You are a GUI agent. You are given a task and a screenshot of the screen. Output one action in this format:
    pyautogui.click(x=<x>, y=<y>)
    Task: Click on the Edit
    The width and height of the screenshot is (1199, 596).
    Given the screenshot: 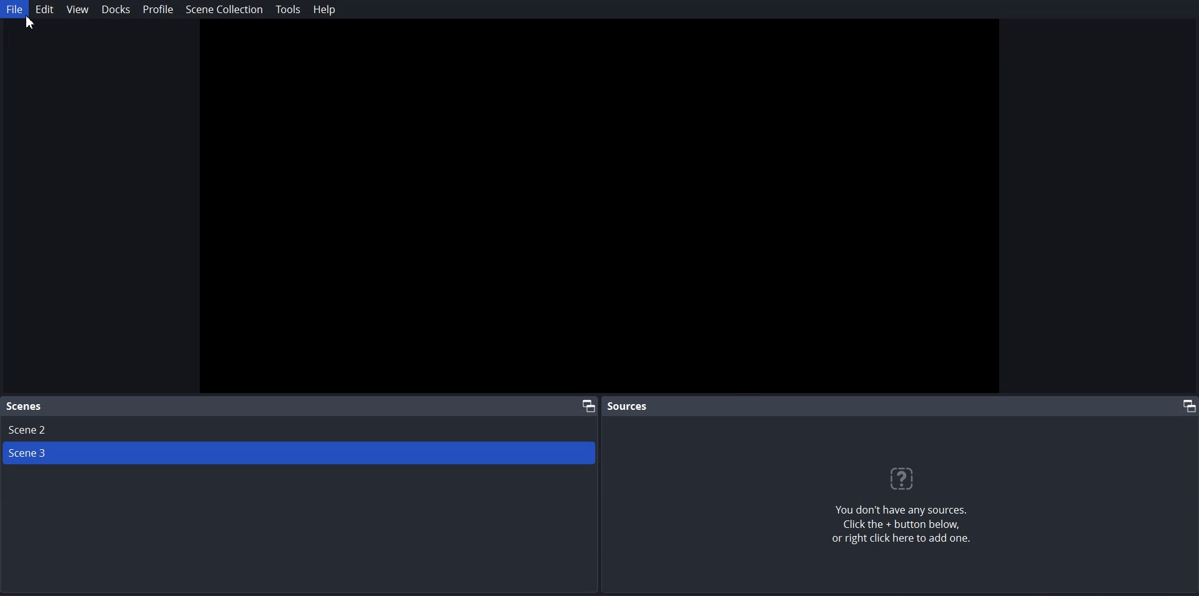 What is the action you would take?
    pyautogui.click(x=44, y=9)
    